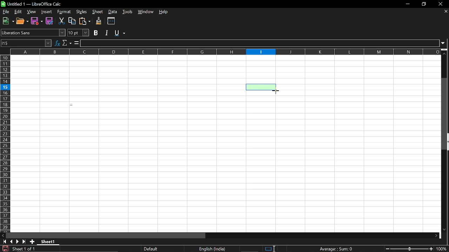  Describe the element at coordinates (37, 21) in the screenshot. I see `Save as` at that location.